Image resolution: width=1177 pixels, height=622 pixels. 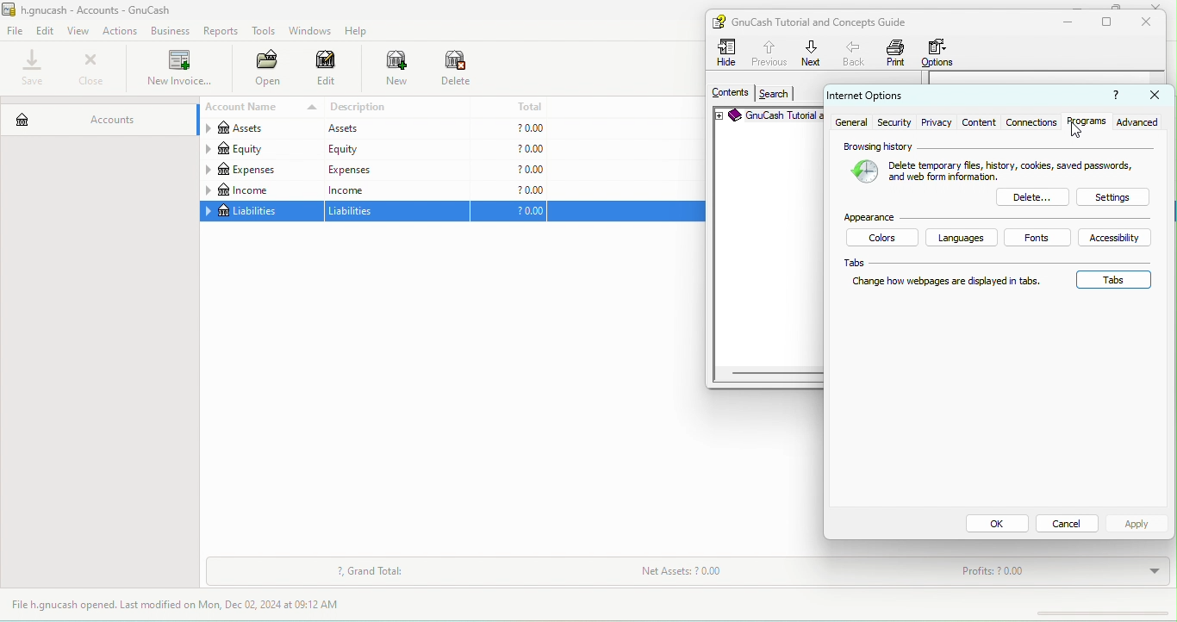 I want to click on windows, so click(x=308, y=31).